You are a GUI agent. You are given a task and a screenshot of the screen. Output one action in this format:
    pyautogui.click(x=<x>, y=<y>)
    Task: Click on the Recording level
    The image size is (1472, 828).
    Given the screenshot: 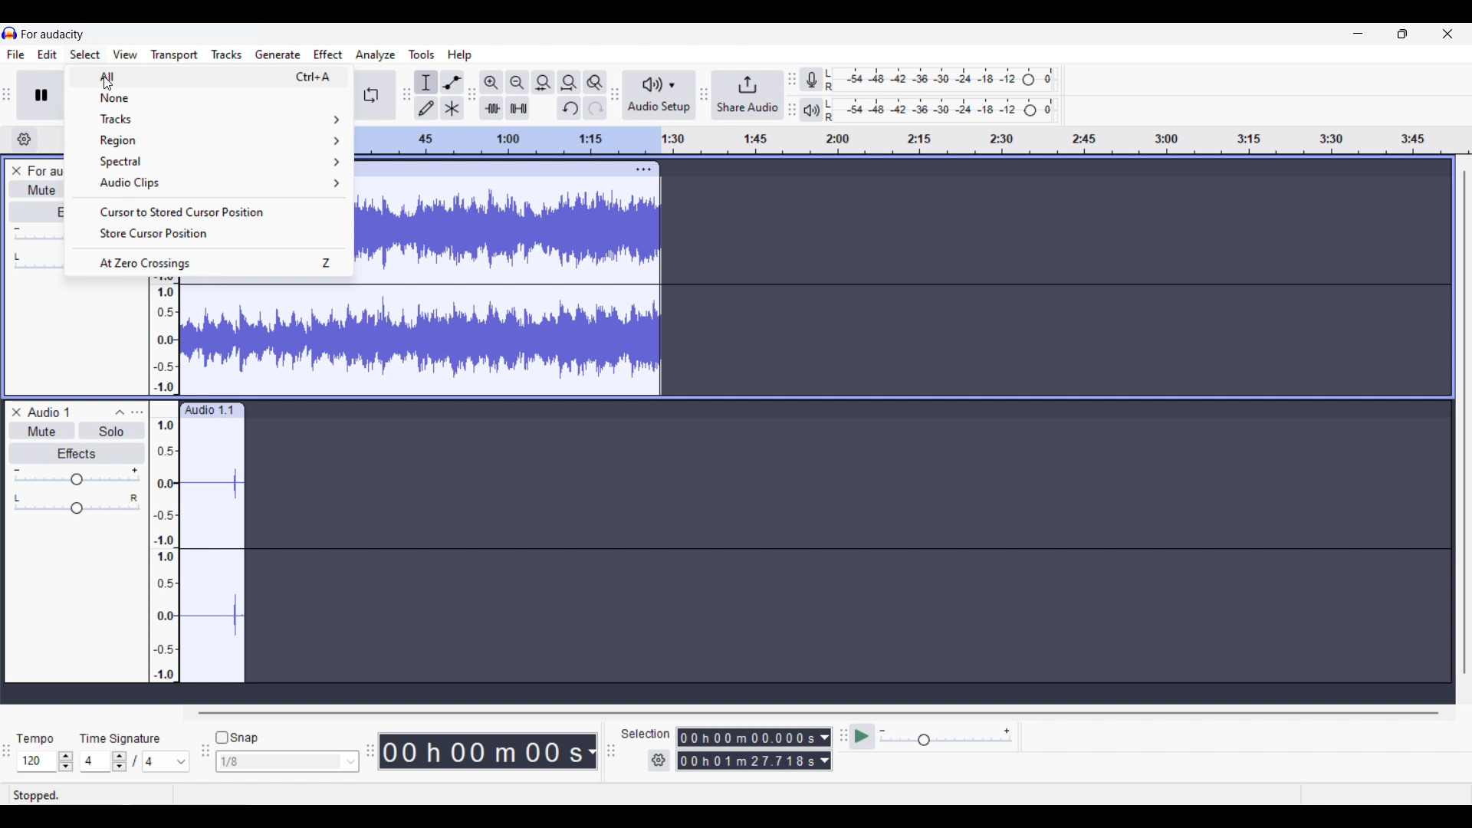 What is the action you would take?
    pyautogui.click(x=941, y=80)
    